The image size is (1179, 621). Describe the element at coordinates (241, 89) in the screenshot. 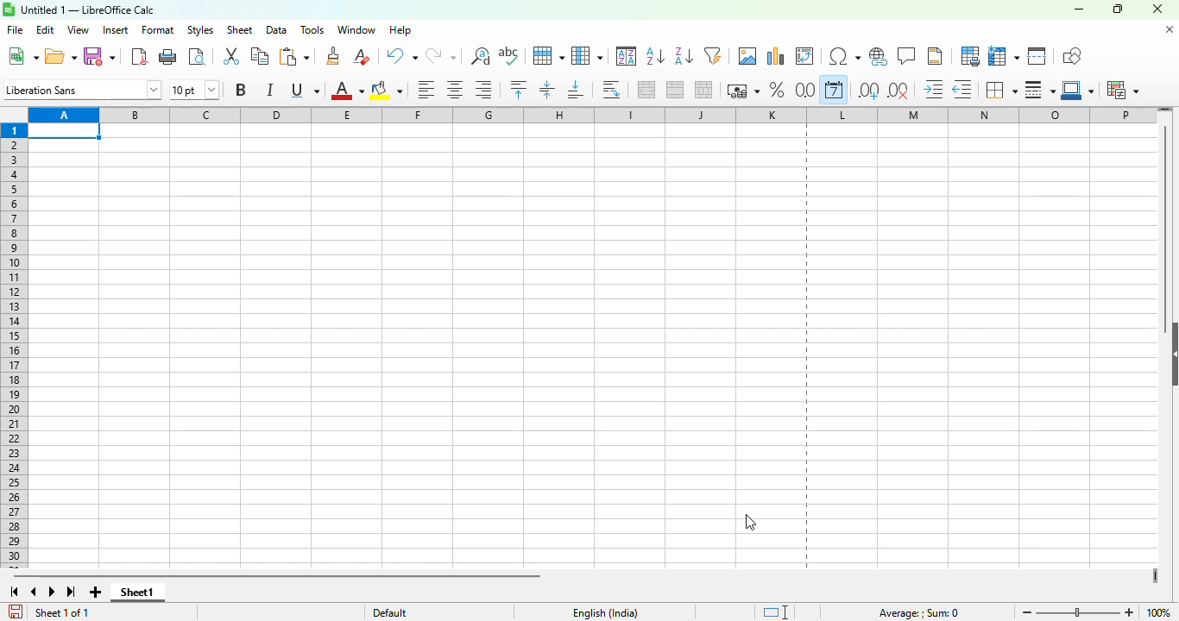

I see `bold` at that location.